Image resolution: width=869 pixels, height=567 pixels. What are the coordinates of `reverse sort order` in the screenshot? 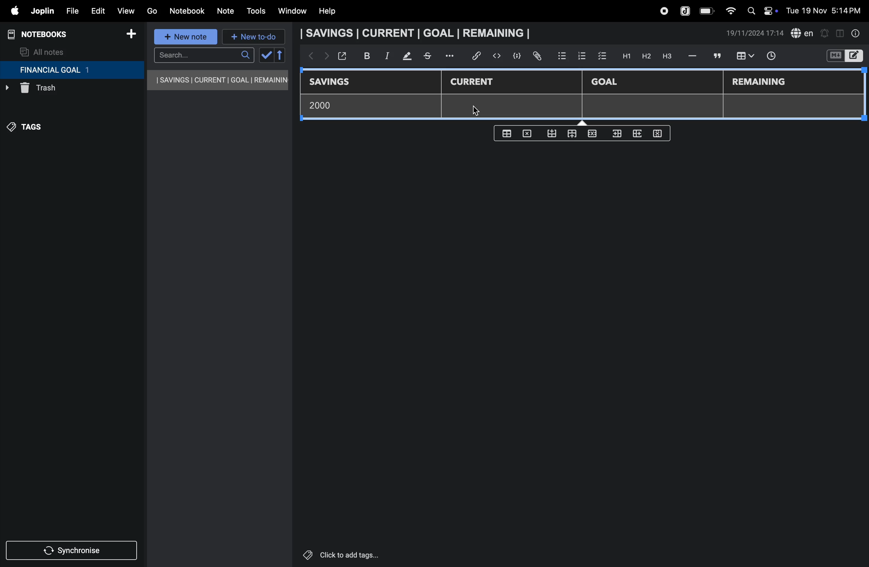 It's located at (280, 55).